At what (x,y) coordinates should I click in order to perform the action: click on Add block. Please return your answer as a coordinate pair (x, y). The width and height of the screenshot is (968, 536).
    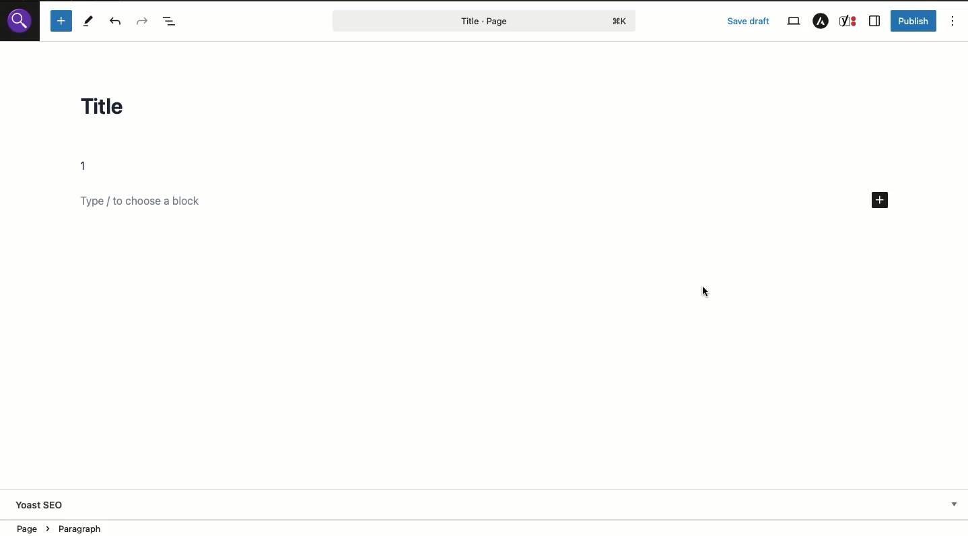
    Looking at the image, I should click on (152, 202).